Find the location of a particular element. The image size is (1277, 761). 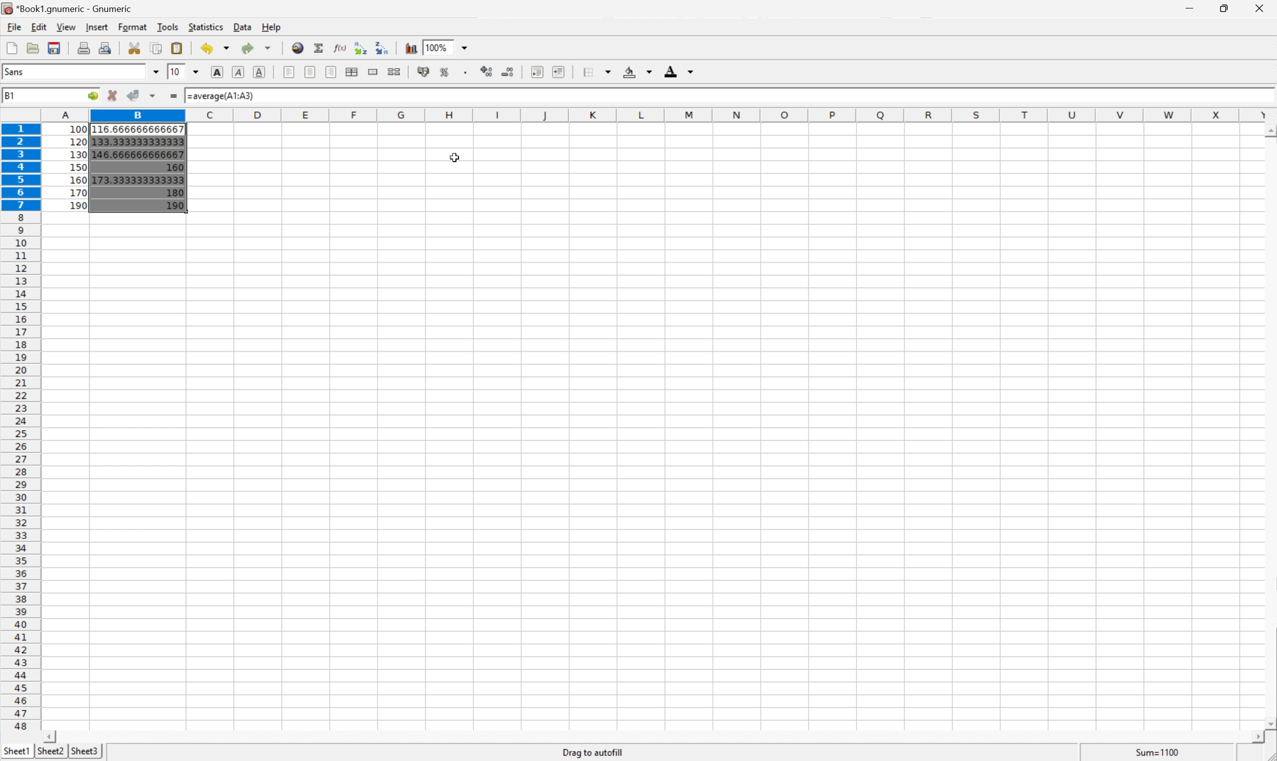

Minimize is located at coordinates (1187, 8).